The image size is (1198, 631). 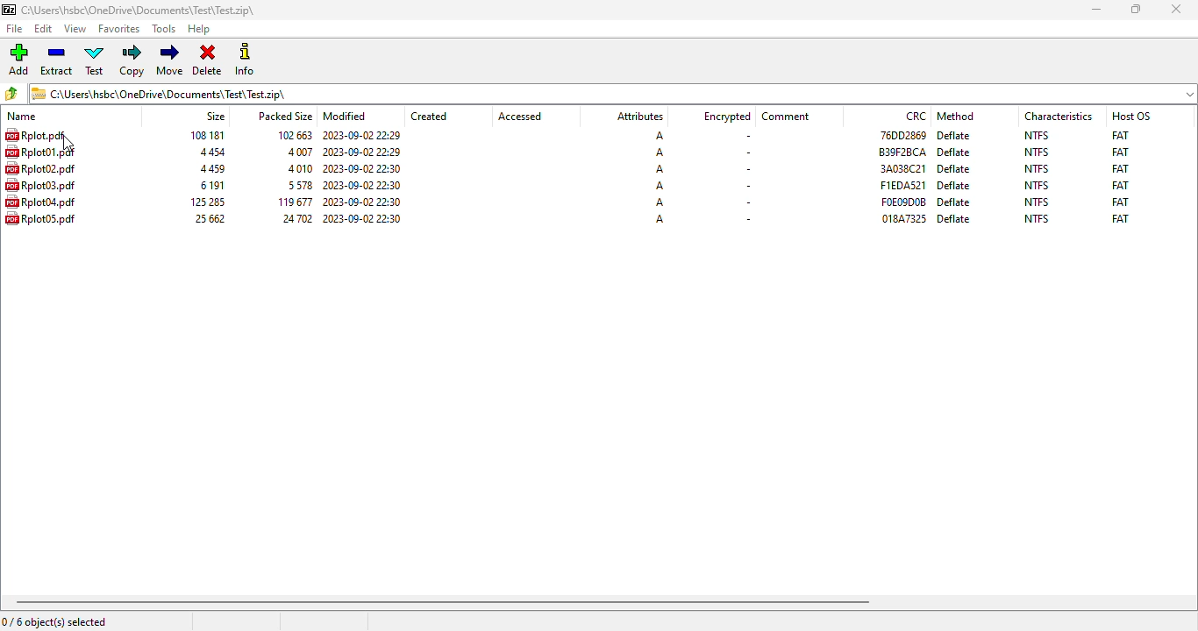 What do you see at coordinates (40, 168) in the screenshot?
I see `file` at bounding box center [40, 168].